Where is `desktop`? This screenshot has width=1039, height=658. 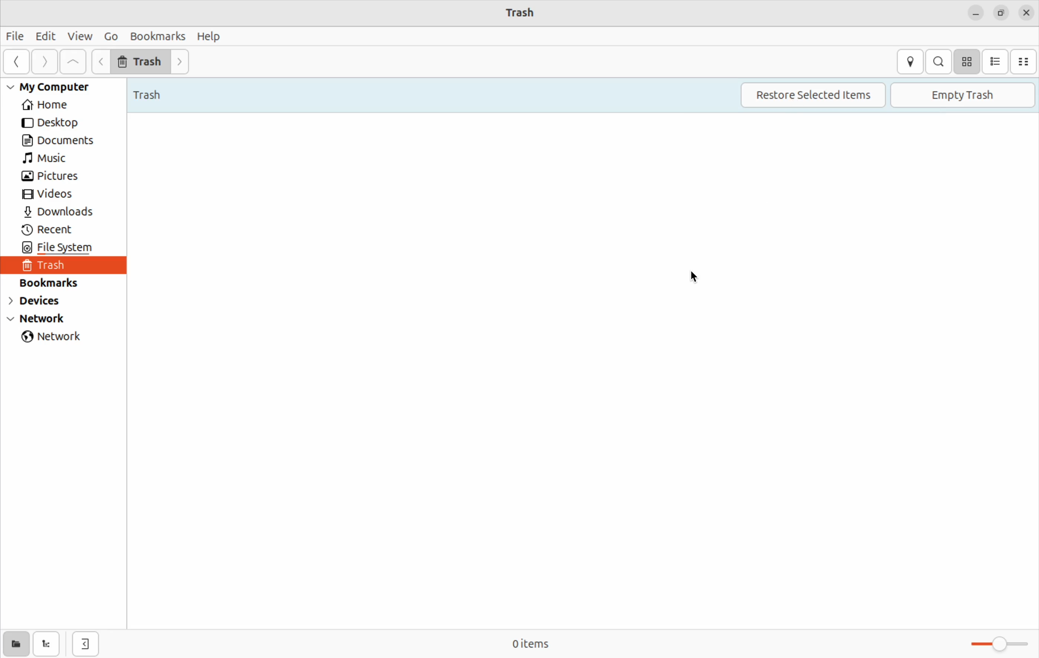 desktop is located at coordinates (56, 123).